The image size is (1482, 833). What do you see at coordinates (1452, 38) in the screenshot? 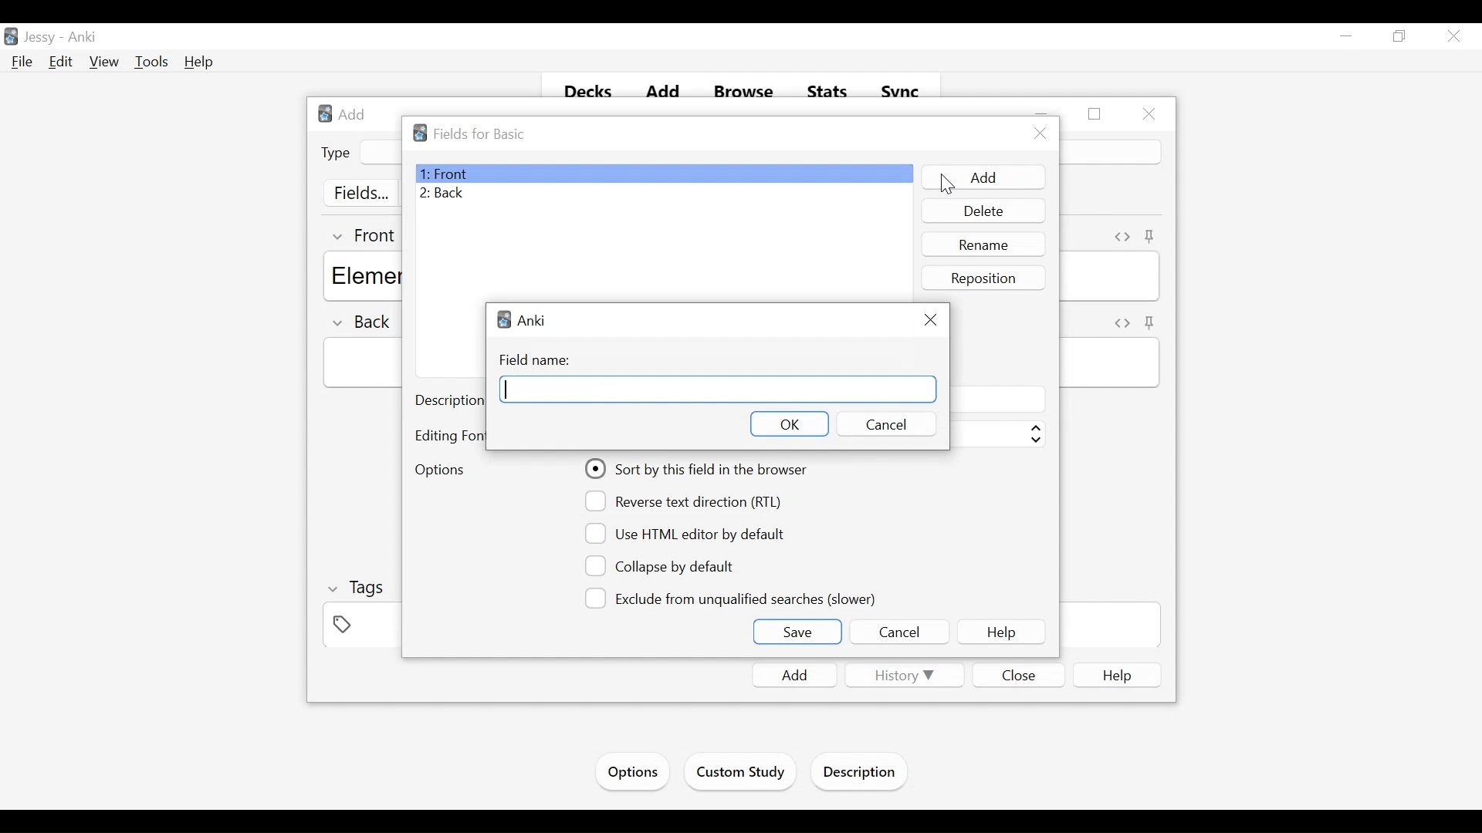
I see `Close` at bounding box center [1452, 38].